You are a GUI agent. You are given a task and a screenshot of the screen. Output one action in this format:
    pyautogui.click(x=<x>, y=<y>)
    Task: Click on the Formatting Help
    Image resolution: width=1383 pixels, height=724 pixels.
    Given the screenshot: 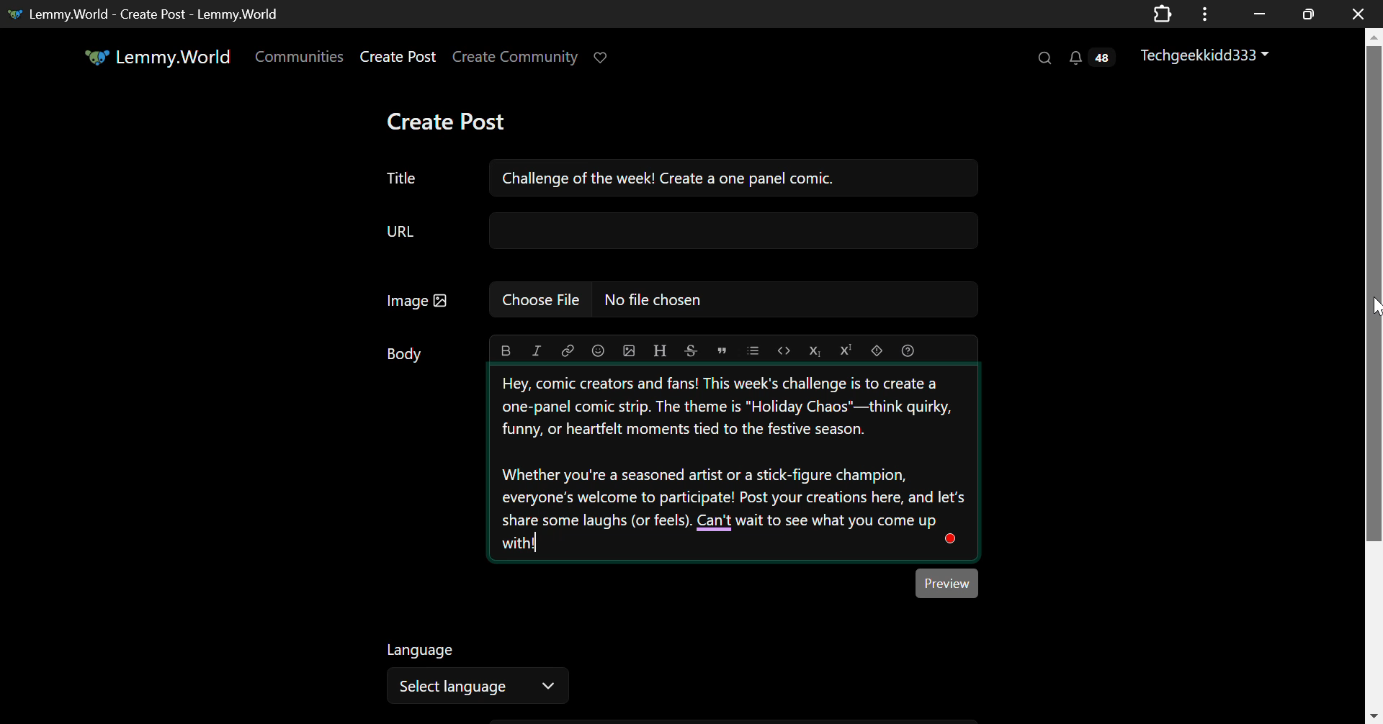 What is the action you would take?
    pyautogui.click(x=908, y=348)
    